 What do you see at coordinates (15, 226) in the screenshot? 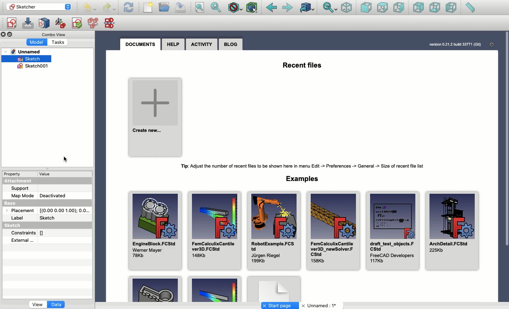
I see `Sketch` at bounding box center [15, 226].